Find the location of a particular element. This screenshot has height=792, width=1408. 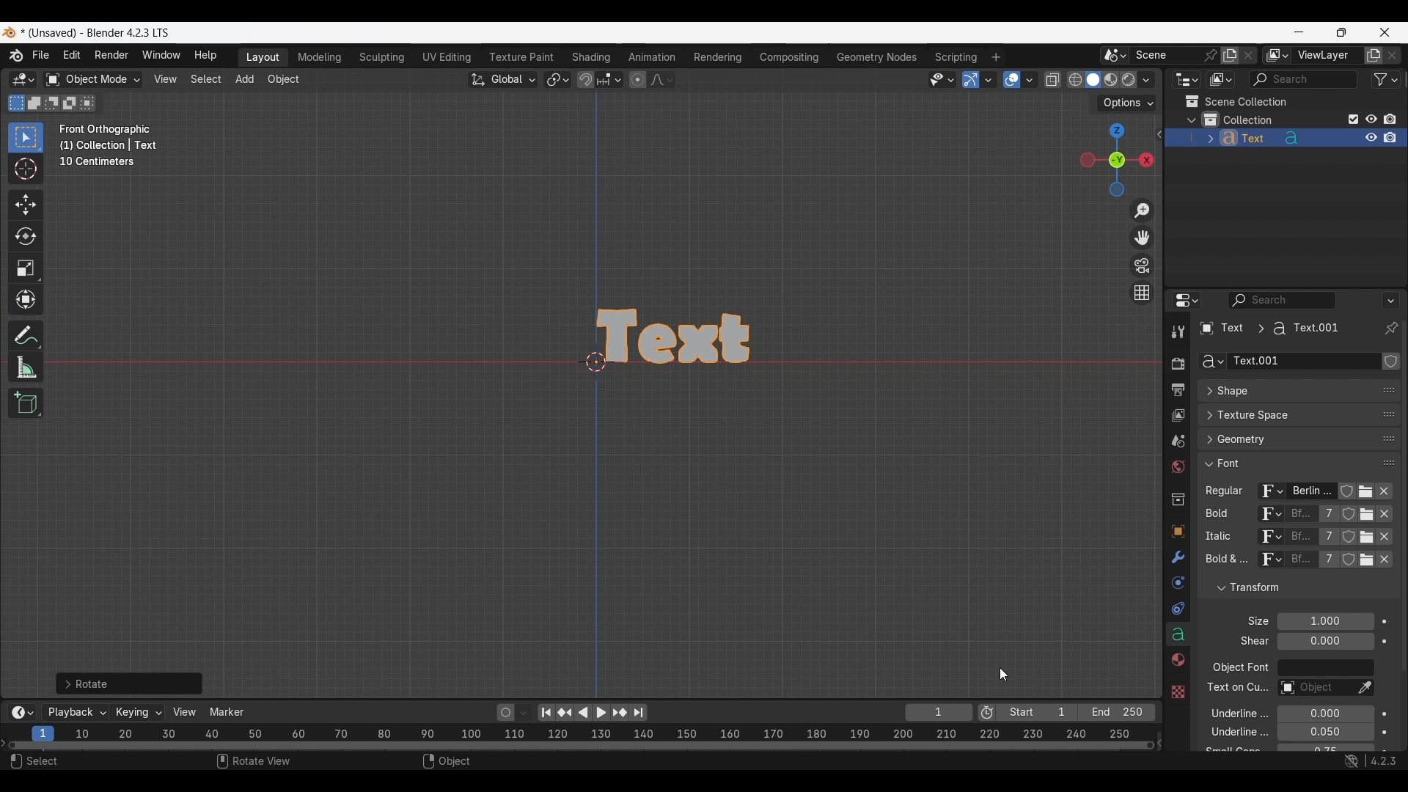

Click to collapse Font is located at coordinates (1284, 463).